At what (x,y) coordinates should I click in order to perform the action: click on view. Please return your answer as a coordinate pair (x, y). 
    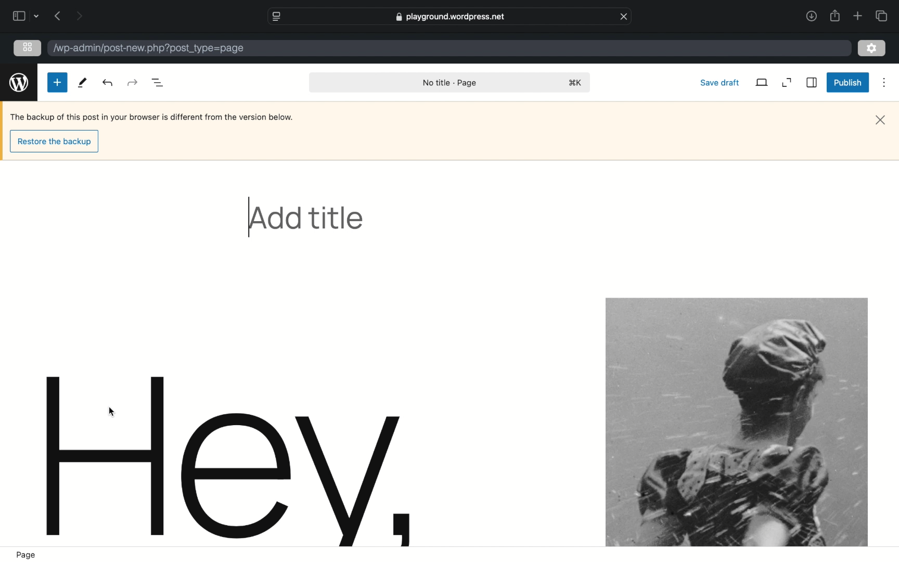
    Looking at the image, I should click on (761, 82).